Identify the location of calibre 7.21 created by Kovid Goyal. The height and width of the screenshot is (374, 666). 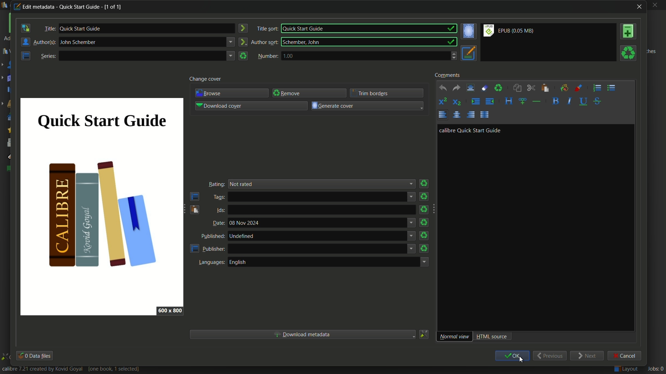
(42, 369).